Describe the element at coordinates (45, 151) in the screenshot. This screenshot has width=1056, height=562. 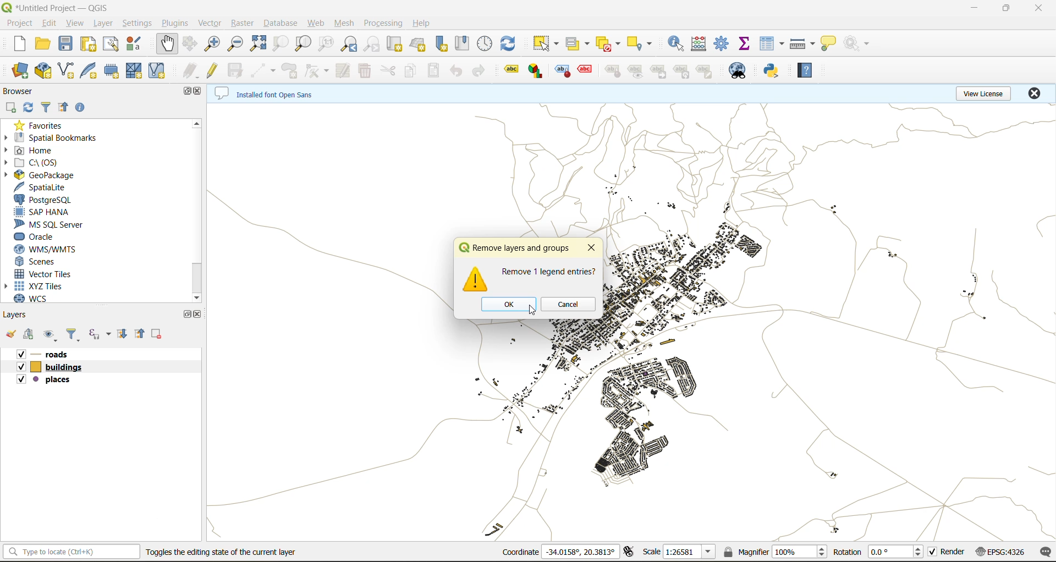
I see `home` at that location.